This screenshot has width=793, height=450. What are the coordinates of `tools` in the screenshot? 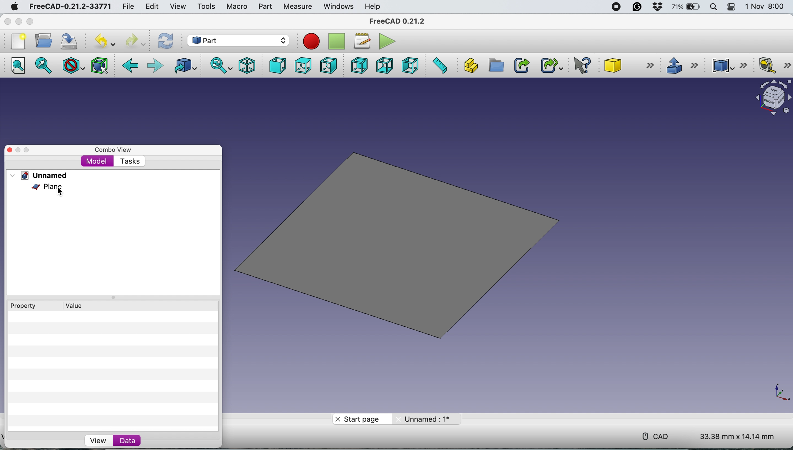 It's located at (205, 6).